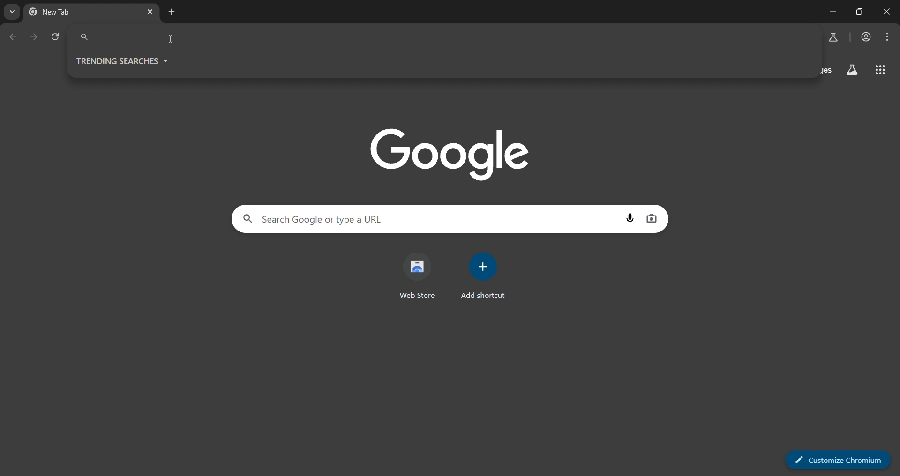 The image size is (900, 476). What do you see at coordinates (889, 13) in the screenshot?
I see `close` at bounding box center [889, 13].